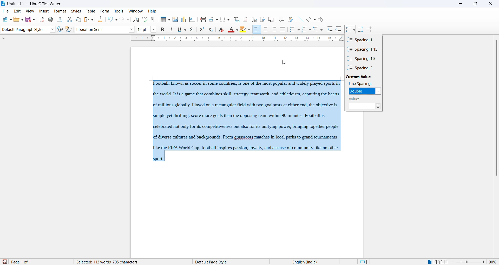 The height and width of the screenshot is (265, 499). I want to click on spellings, so click(145, 19).